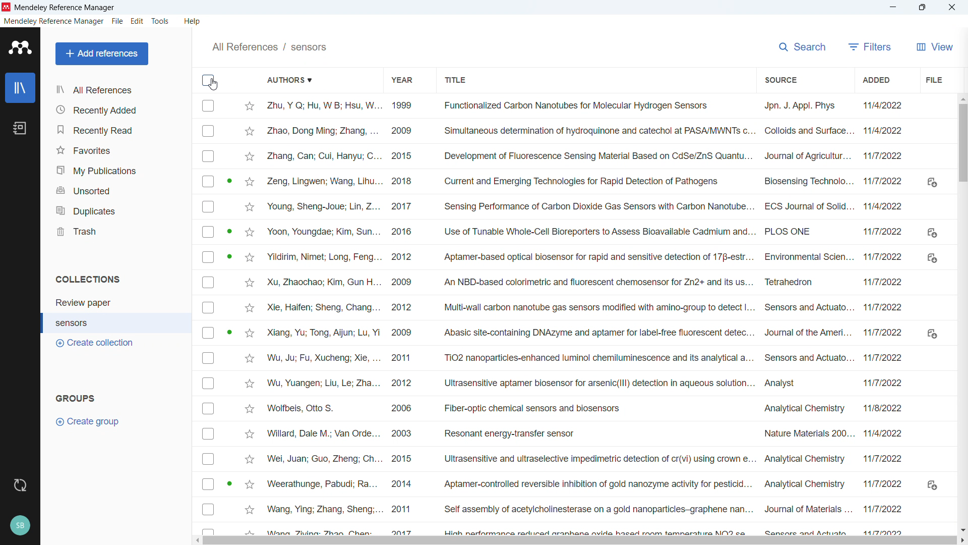 The height and width of the screenshot is (545, 968). Describe the element at coordinates (193, 22) in the screenshot. I see `help` at that location.